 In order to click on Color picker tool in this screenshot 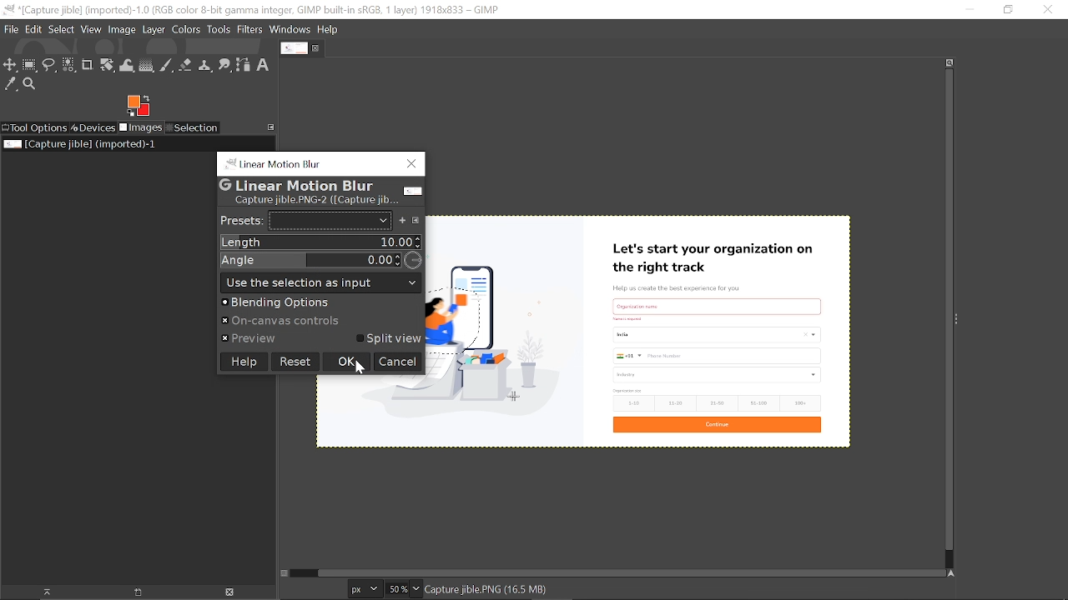, I will do `click(11, 85)`.